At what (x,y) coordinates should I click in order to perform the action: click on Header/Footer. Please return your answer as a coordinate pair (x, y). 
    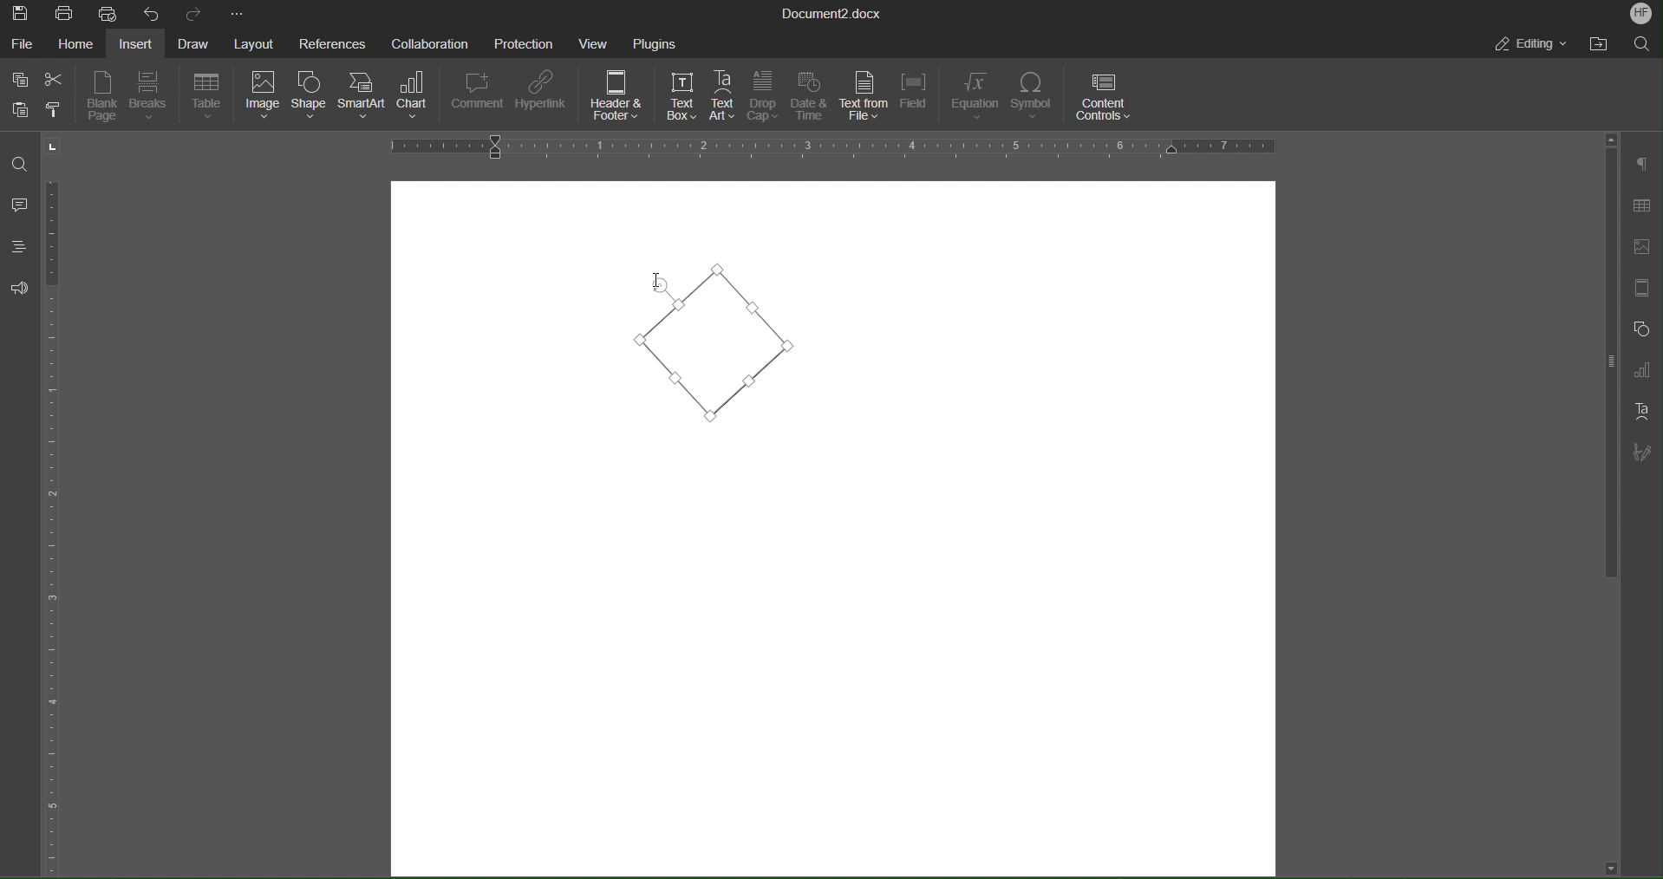
    Looking at the image, I should click on (1639, 289).